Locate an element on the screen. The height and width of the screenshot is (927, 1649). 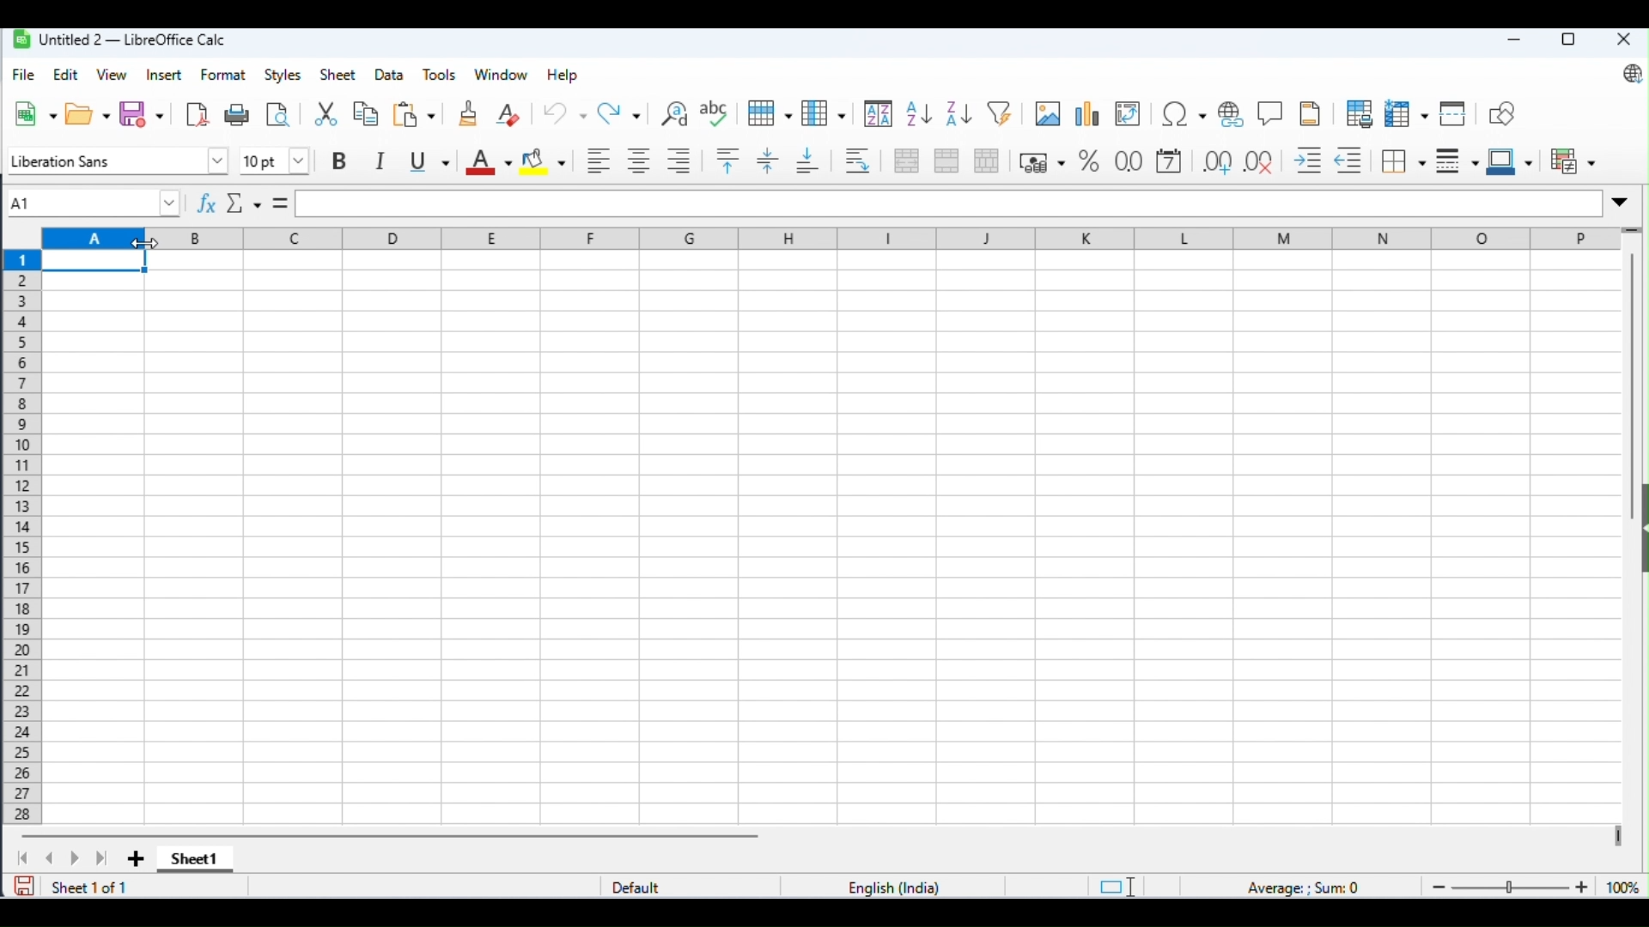
filter is located at coordinates (1003, 113).